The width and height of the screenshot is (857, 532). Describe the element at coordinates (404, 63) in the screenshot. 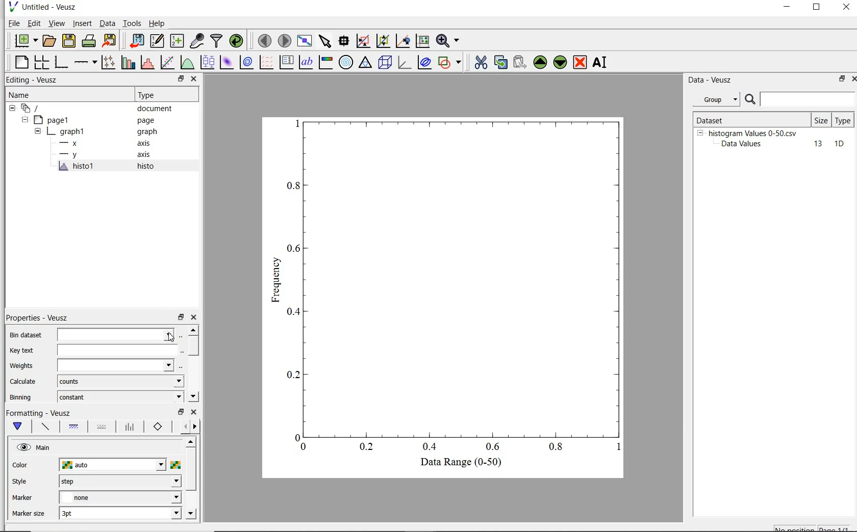

I see `3d graph` at that location.